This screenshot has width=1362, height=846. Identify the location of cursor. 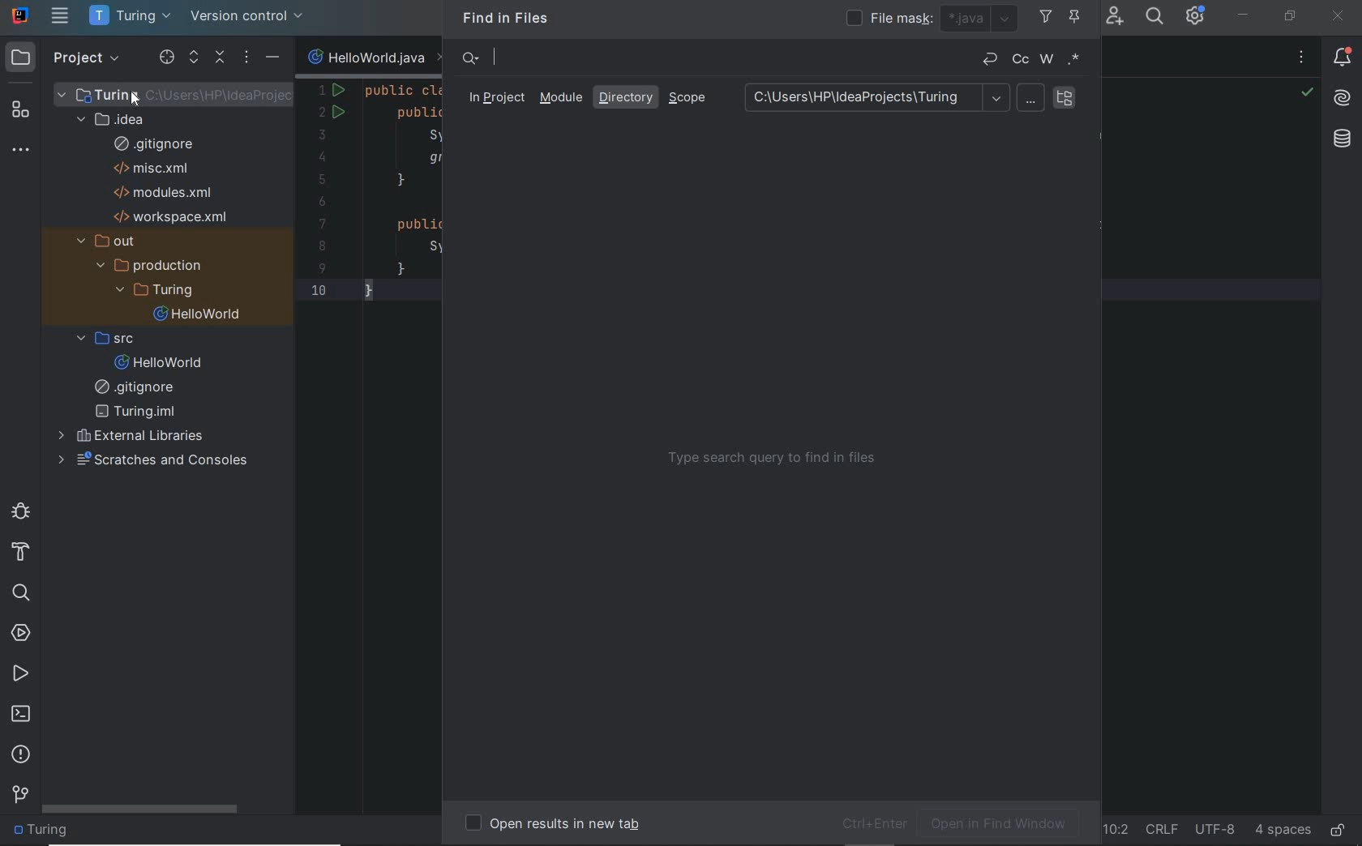
(129, 95).